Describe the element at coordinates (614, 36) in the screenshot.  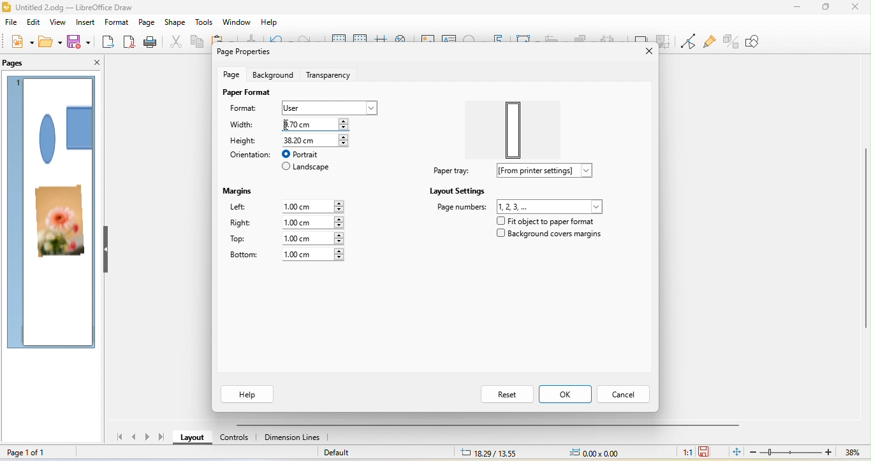
I see `select at least three object to distribute` at that location.